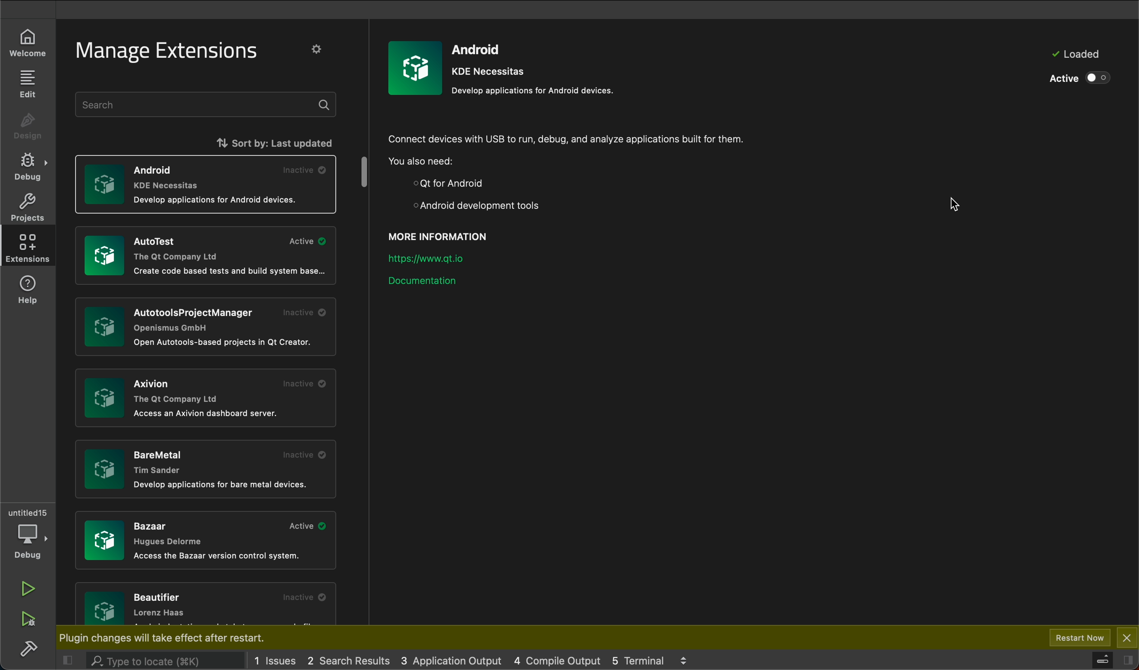 The width and height of the screenshot is (1139, 670). Describe the element at coordinates (452, 662) in the screenshot. I see `logs` at that location.